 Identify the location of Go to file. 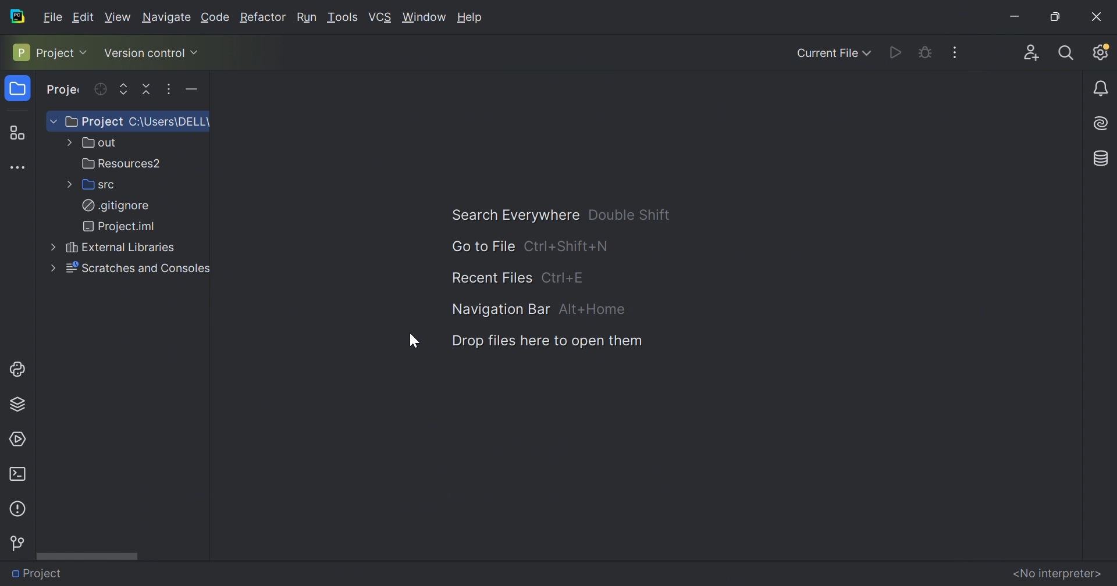
(478, 247).